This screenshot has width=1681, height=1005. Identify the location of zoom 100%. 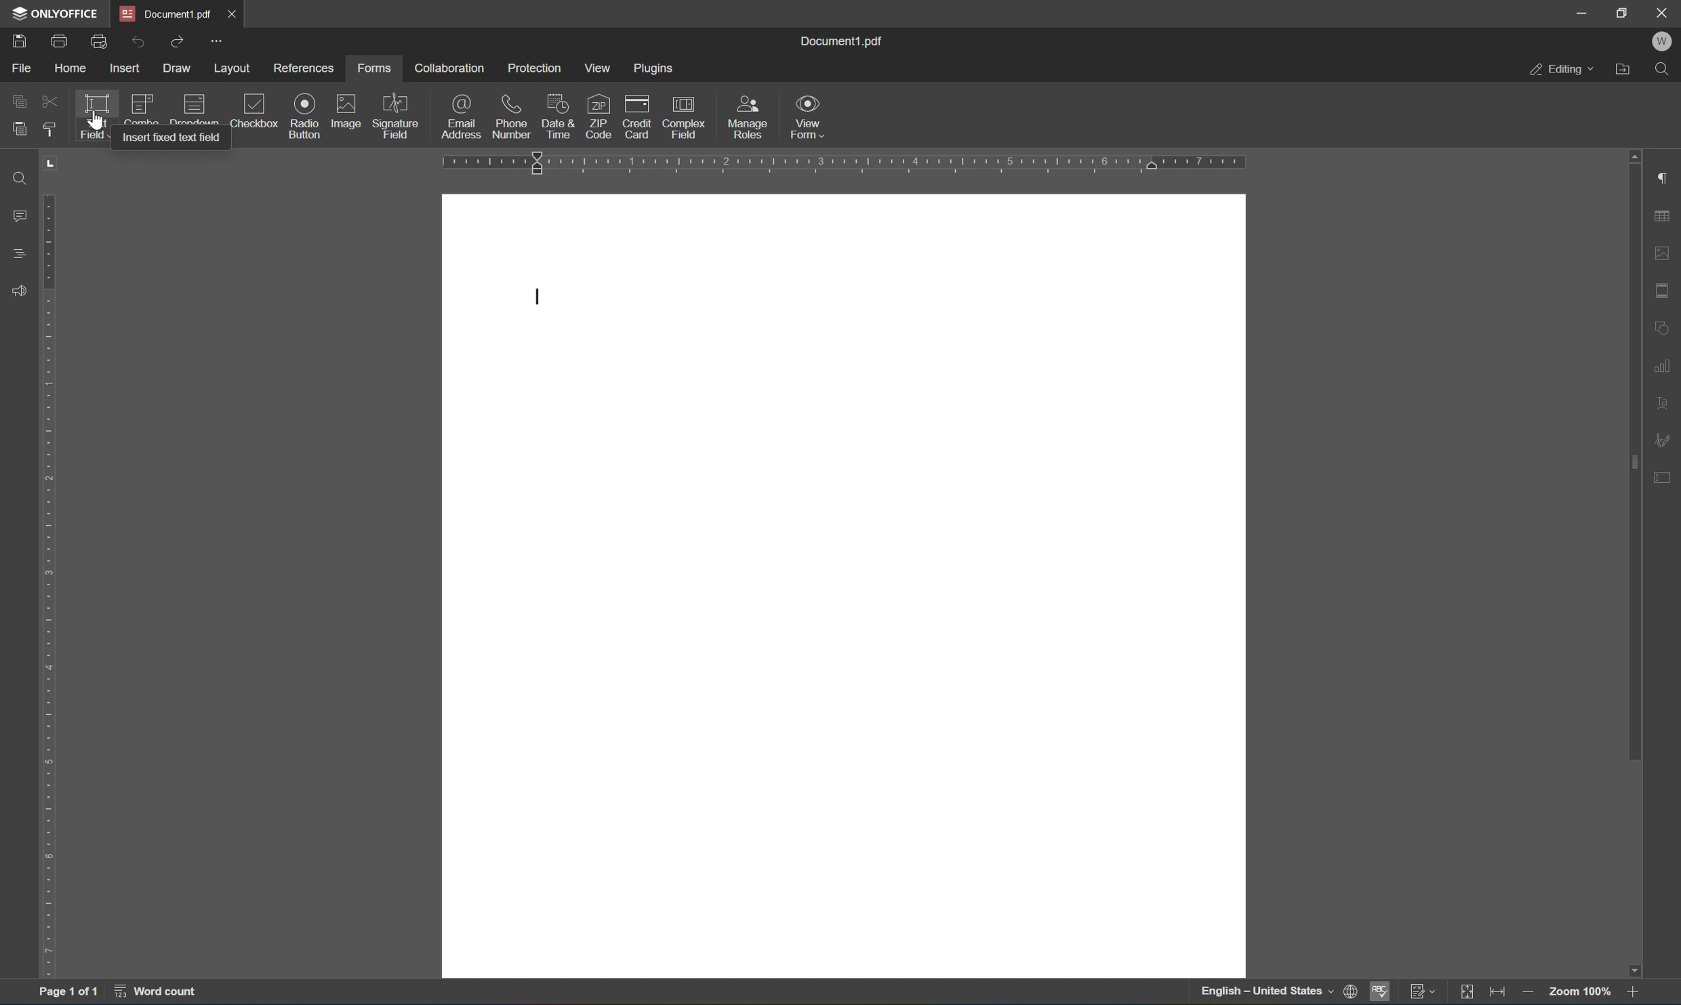
(1579, 993).